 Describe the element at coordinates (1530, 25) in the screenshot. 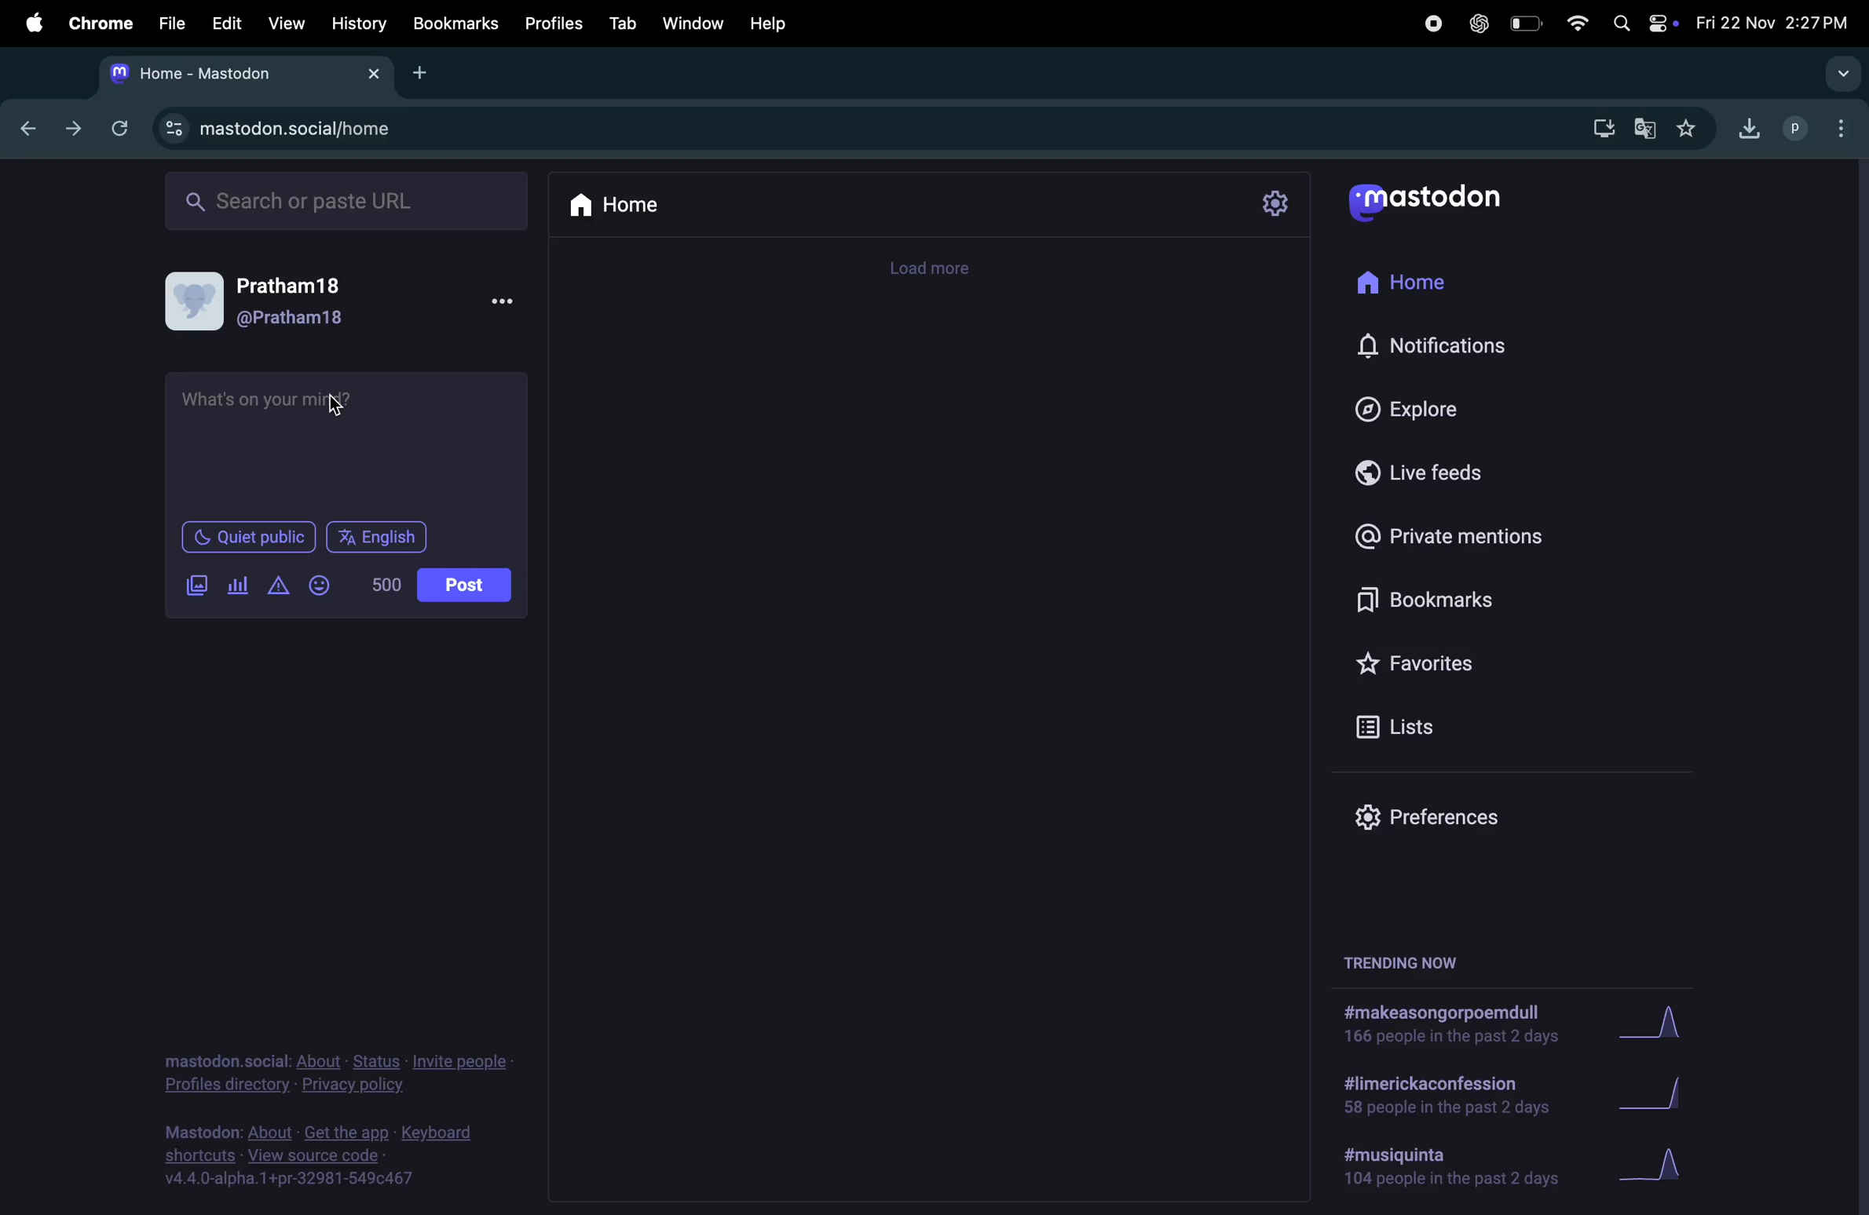

I see `battery` at that location.